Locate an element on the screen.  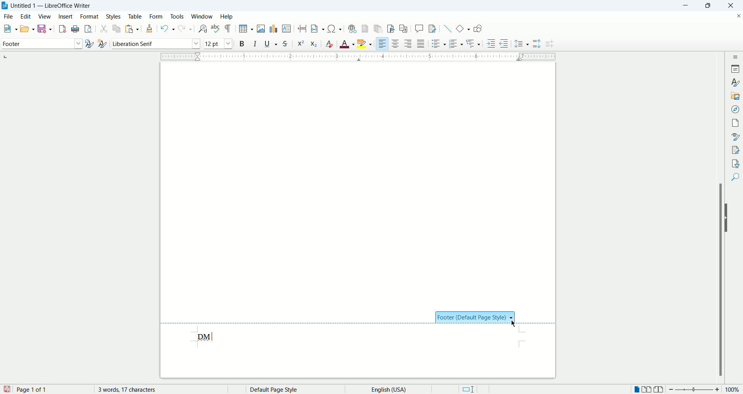
insert basic shapes is located at coordinates (463, 28).